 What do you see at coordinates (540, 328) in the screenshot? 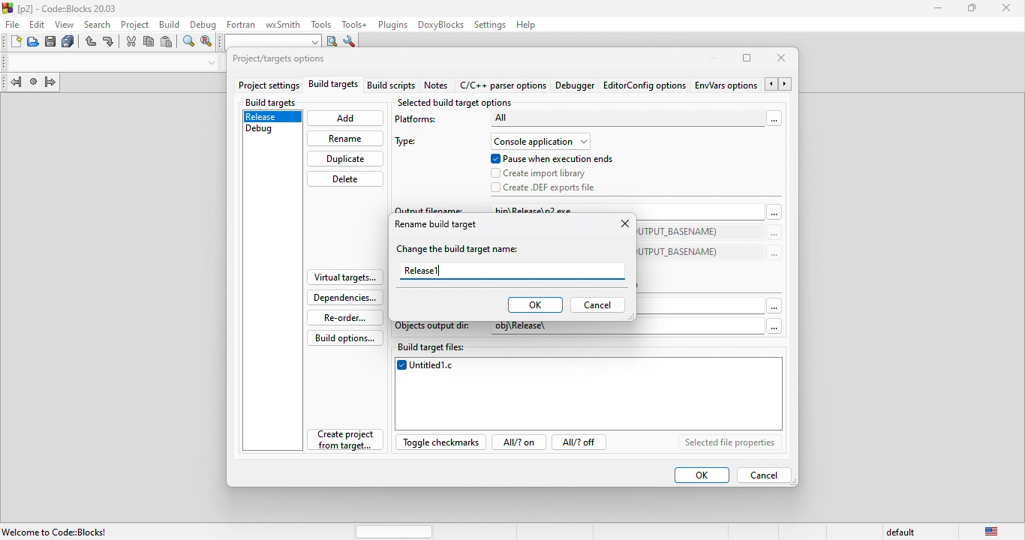
I see `ir obj\Release\` at bounding box center [540, 328].